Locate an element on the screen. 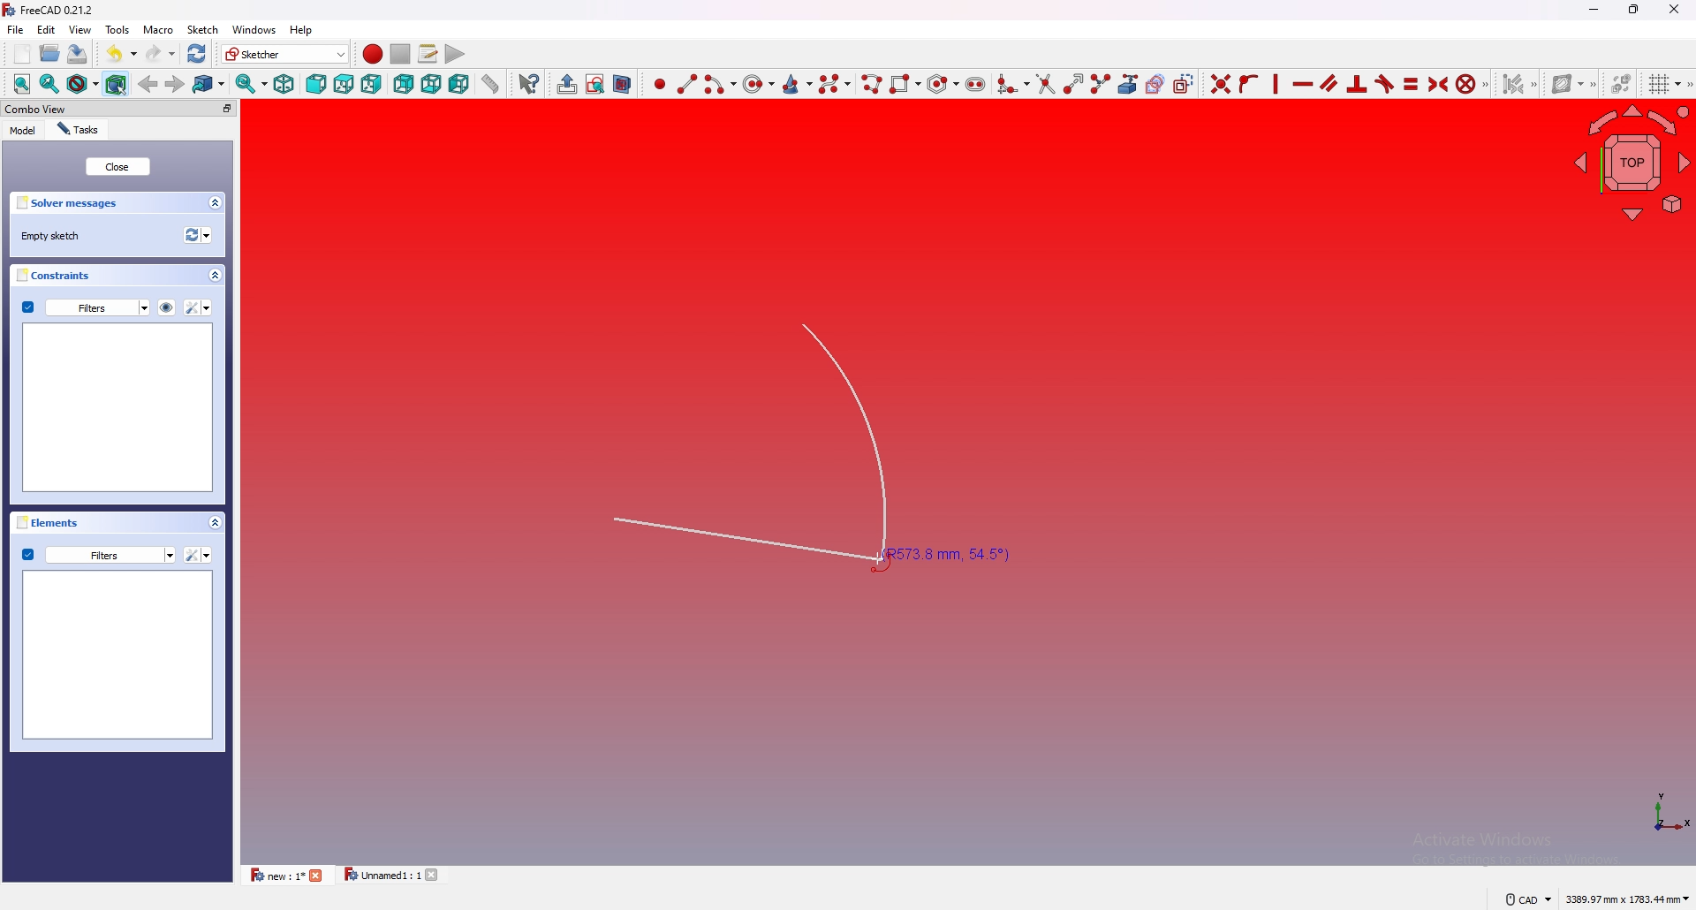 This screenshot has height=910, width=1696. measure distance is located at coordinates (491, 82).